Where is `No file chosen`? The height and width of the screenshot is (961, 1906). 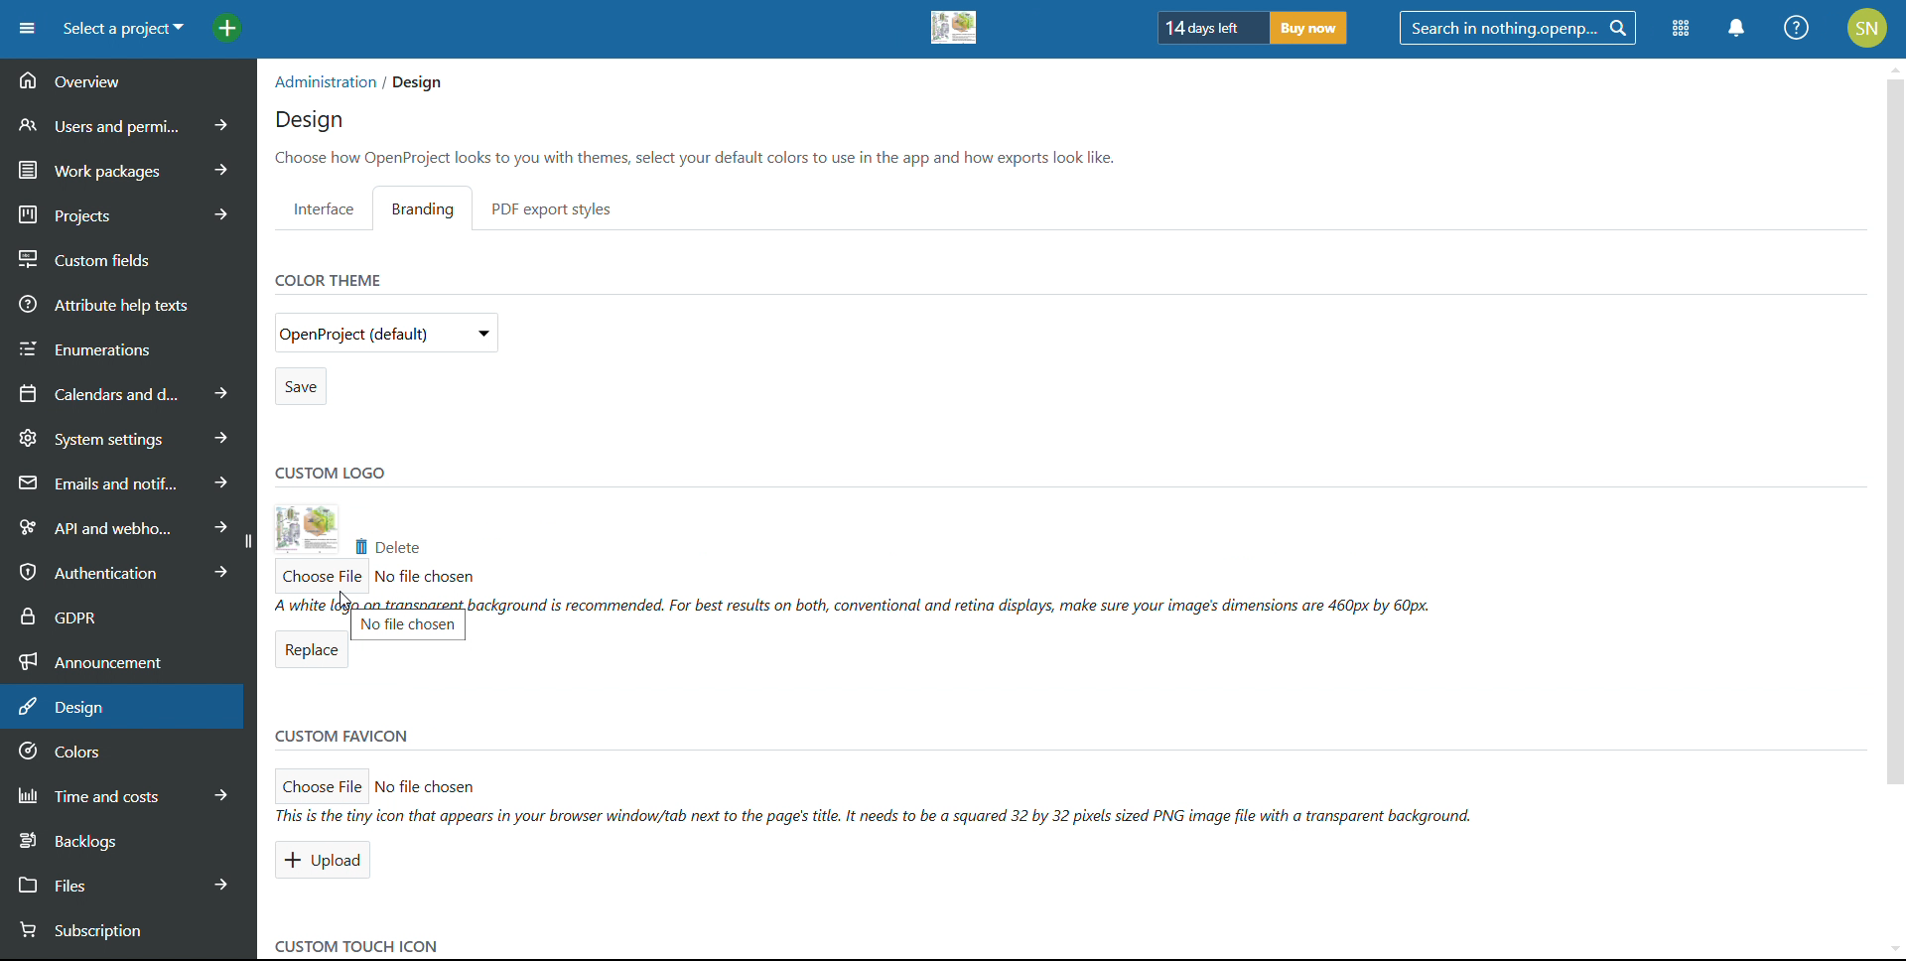
No file chosen is located at coordinates (425, 576).